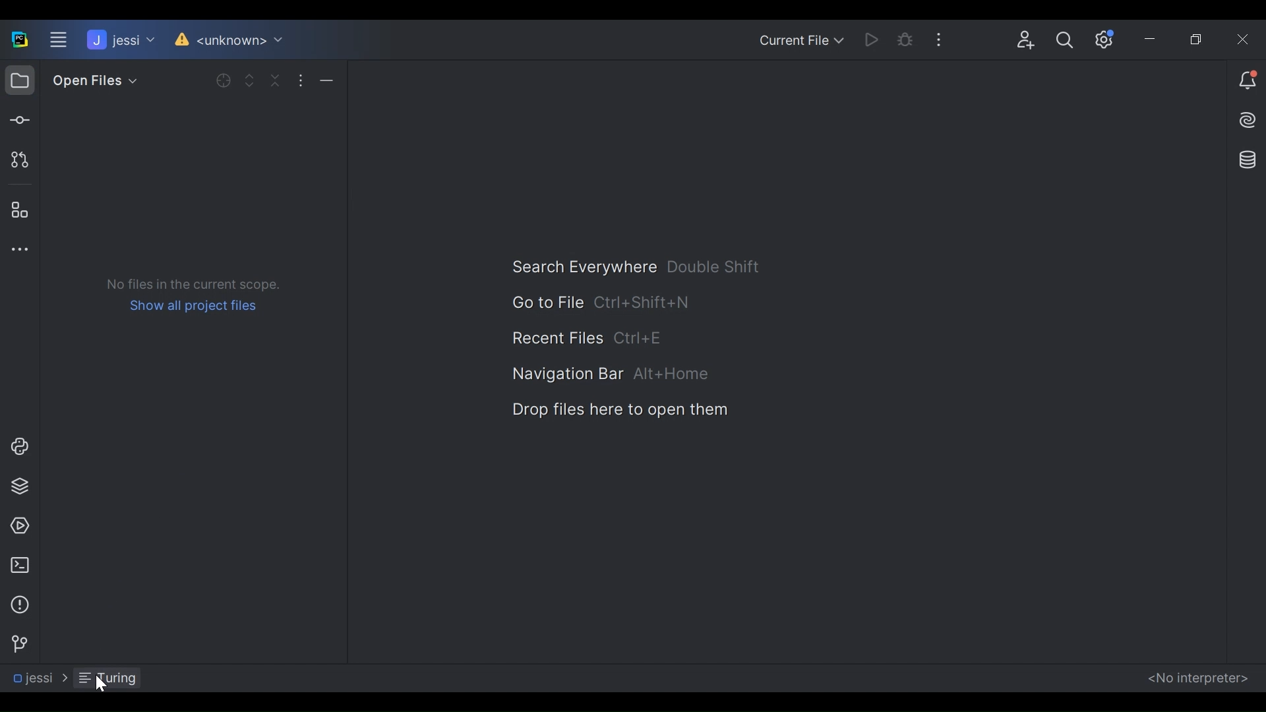 This screenshot has height=712, width=1266. What do you see at coordinates (19, 79) in the screenshot?
I see `Project View` at bounding box center [19, 79].